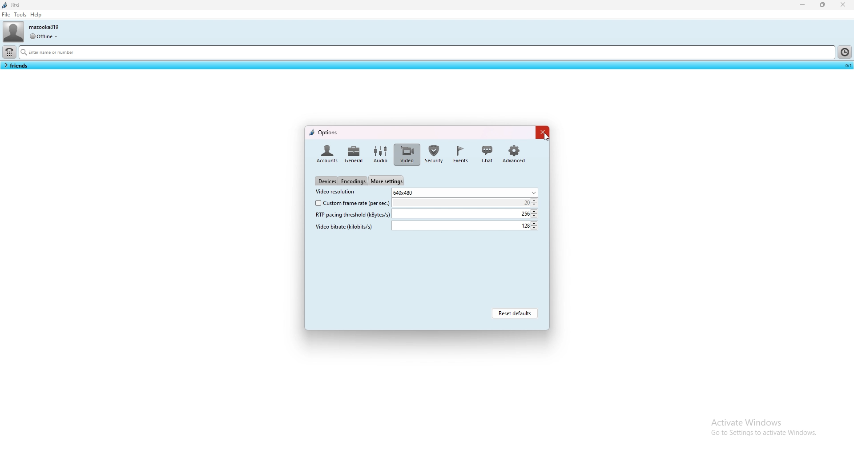 Image resolution: width=854 pixels, height=458 pixels. I want to click on user status, so click(44, 36).